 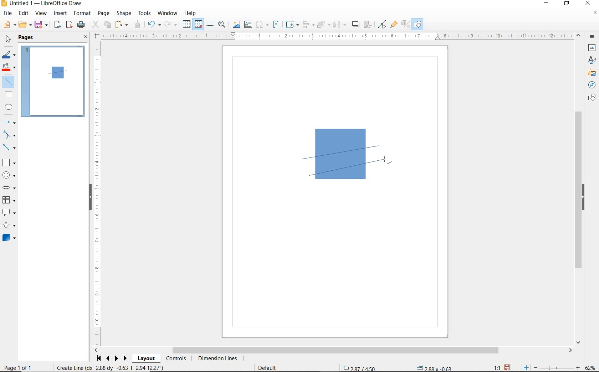 I want to click on IMAGE, so click(x=236, y=24).